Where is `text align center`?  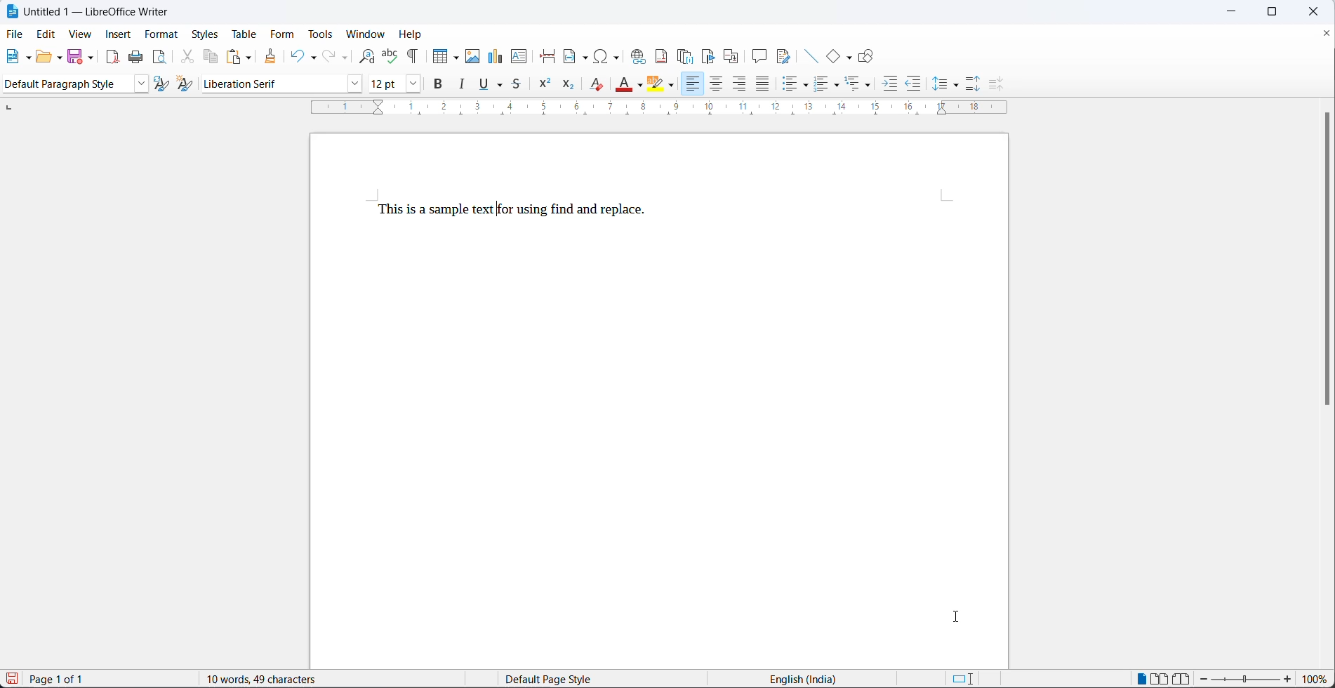
text align center is located at coordinates (717, 85).